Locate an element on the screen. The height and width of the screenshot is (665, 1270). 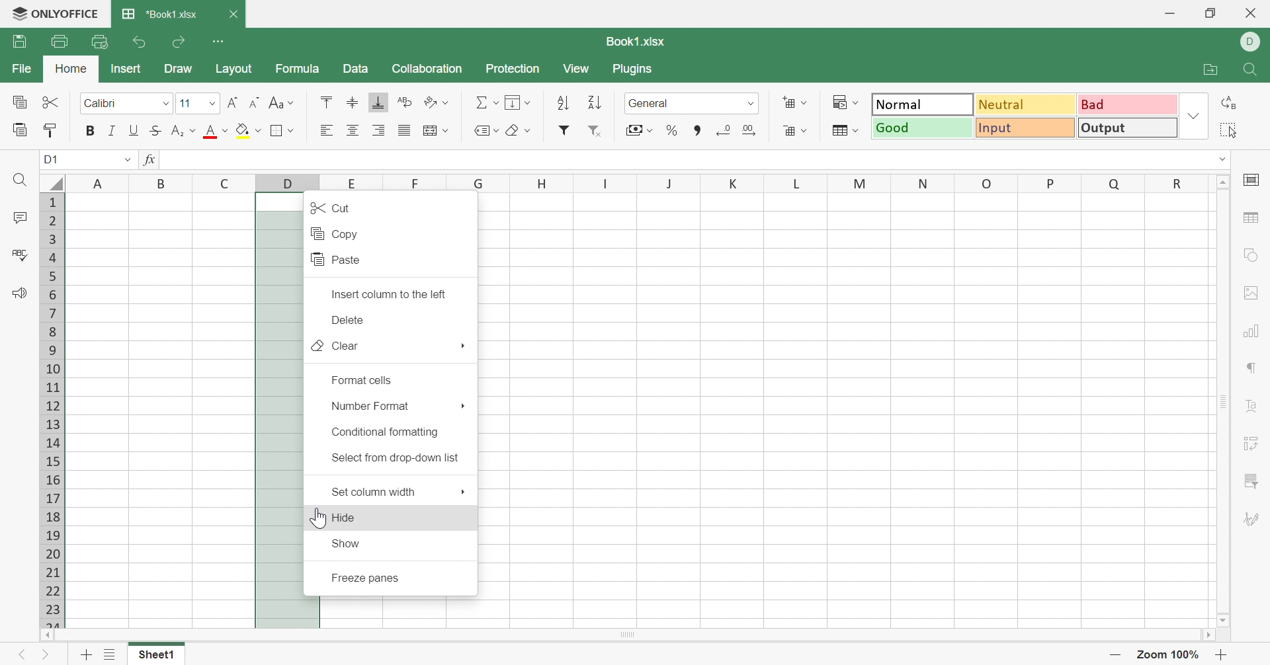
Paragraph settings is located at coordinates (1253, 367).